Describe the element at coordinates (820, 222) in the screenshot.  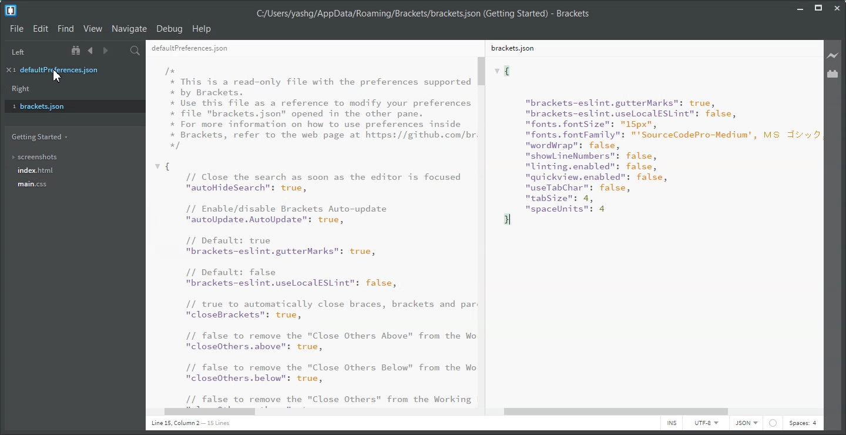
I see `Vertical scroll bar` at that location.